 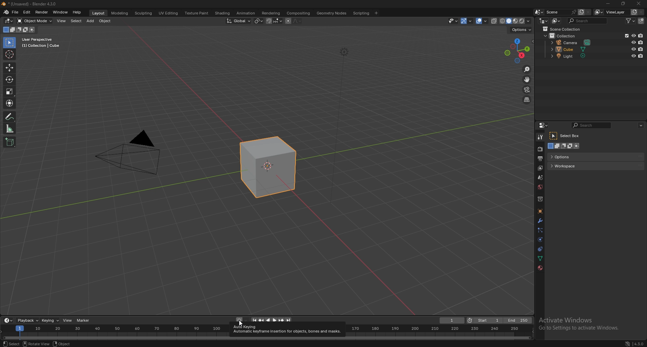 What do you see at coordinates (641, 49) in the screenshot?
I see `disable in render` at bounding box center [641, 49].